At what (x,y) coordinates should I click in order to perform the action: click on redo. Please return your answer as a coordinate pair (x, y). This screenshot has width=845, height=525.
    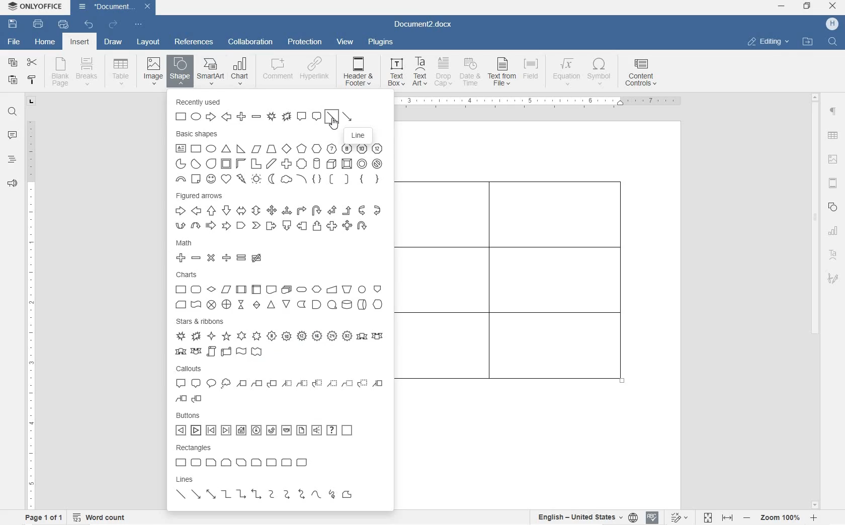
    Looking at the image, I should click on (113, 25).